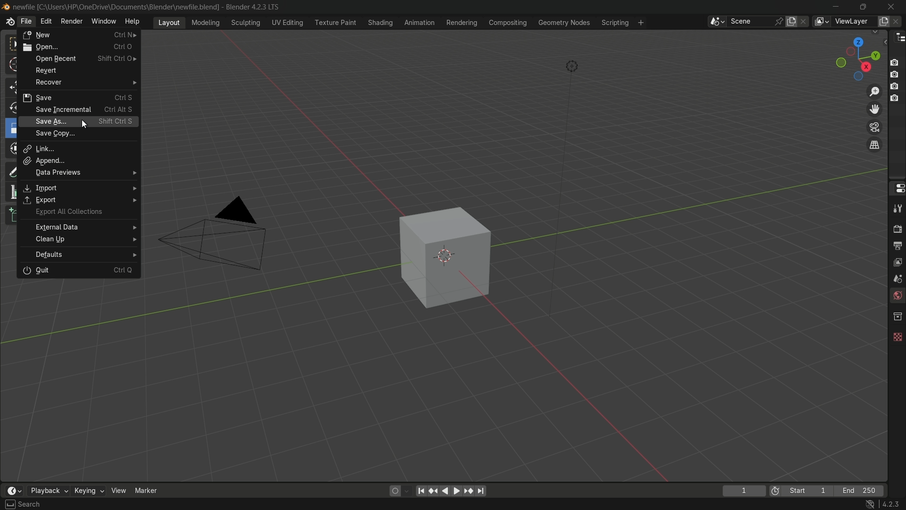  I want to click on cube, so click(439, 257).